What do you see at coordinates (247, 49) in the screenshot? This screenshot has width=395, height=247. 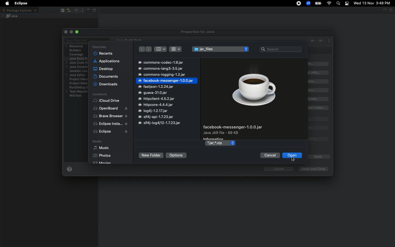 I see `increase/decrease arrows` at bounding box center [247, 49].